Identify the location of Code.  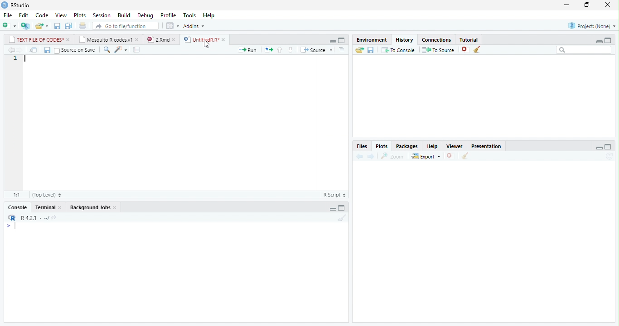
(42, 15).